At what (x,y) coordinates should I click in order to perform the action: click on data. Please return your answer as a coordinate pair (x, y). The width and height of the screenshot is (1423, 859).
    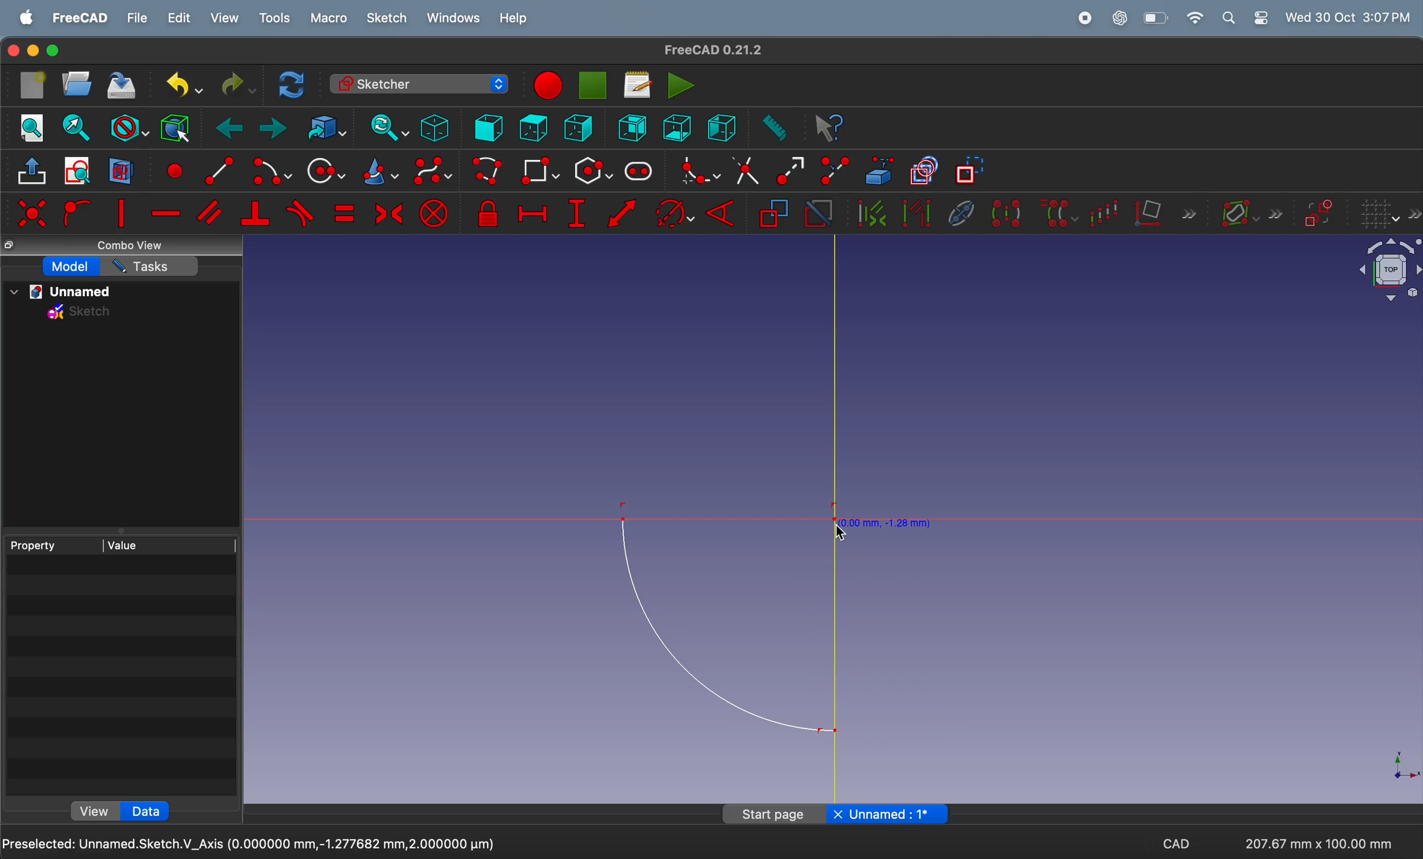
    Looking at the image, I should click on (151, 811).